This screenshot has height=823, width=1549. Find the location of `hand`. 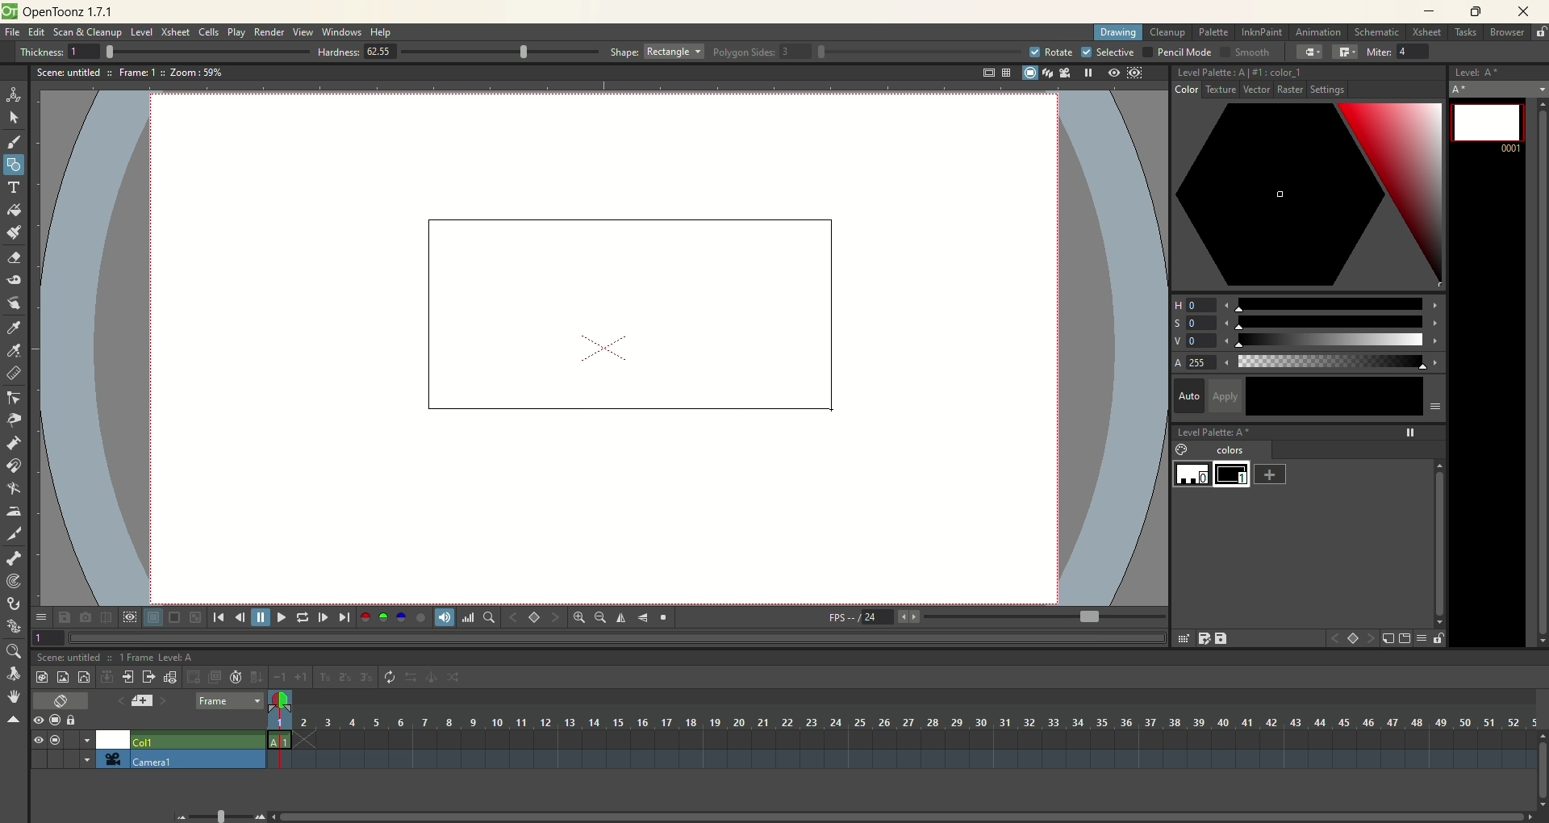

hand is located at coordinates (14, 696).